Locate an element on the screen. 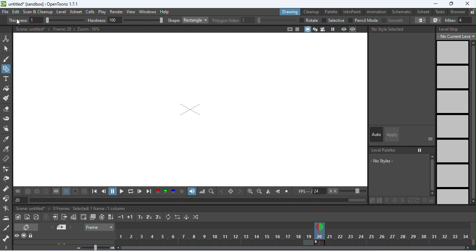 The image size is (476, 251). horizontal scroll bar is located at coordinates (355, 200).